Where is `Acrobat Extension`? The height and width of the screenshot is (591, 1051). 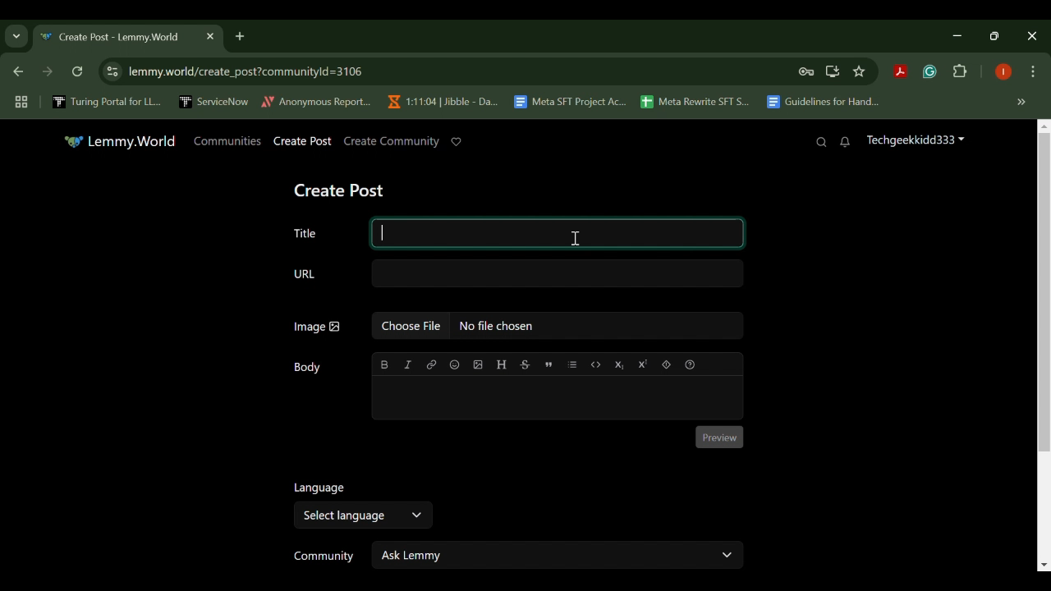 Acrobat Extension is located at coordinates (900, 72).